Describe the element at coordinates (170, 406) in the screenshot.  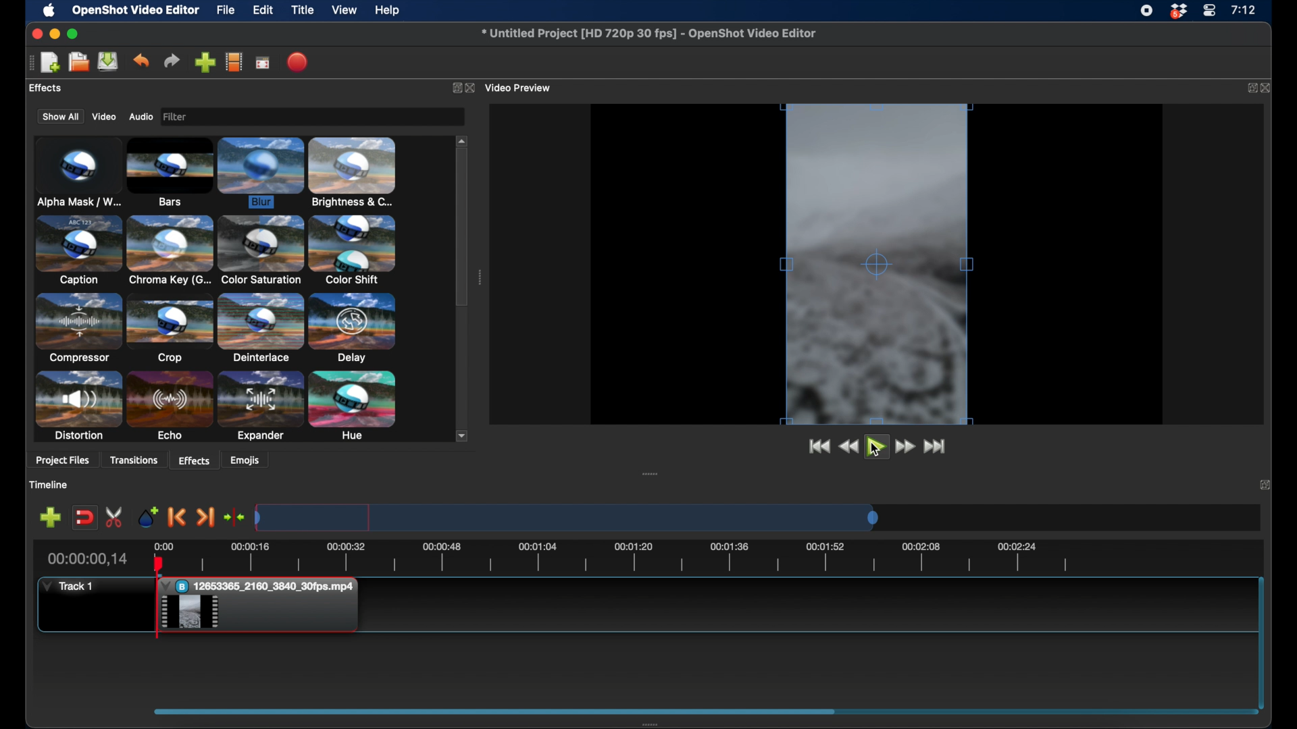
I see `echo` at that location.